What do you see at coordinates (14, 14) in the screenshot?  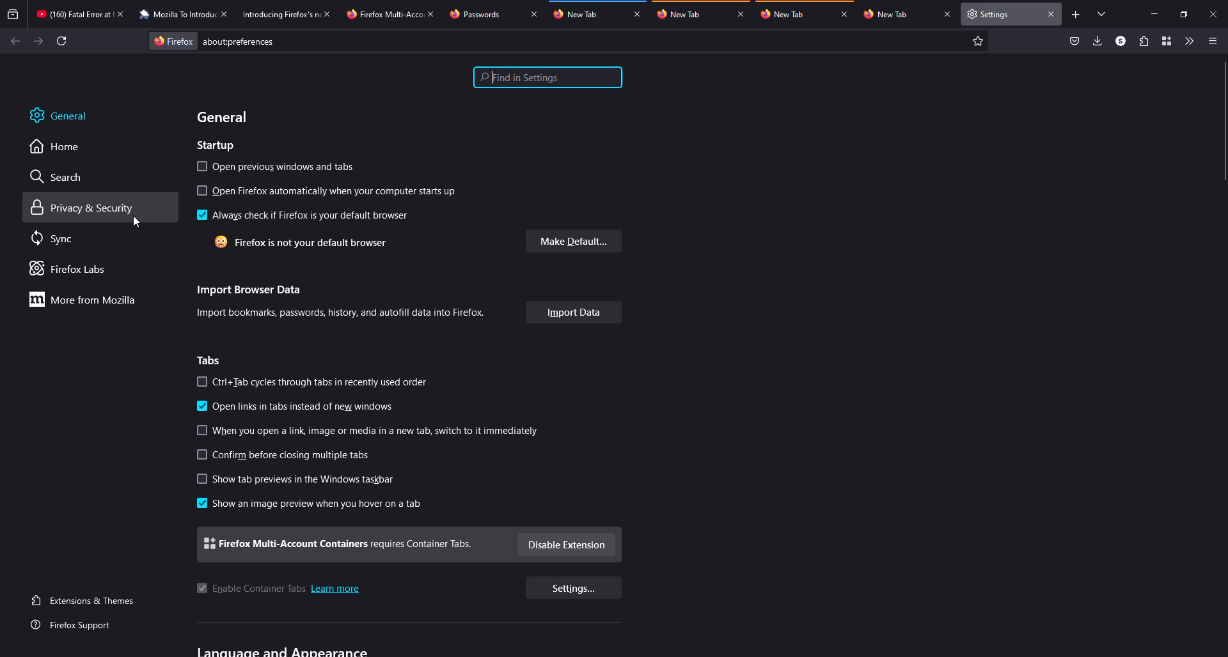 I see `view recent` at bounding box center [14, 14].